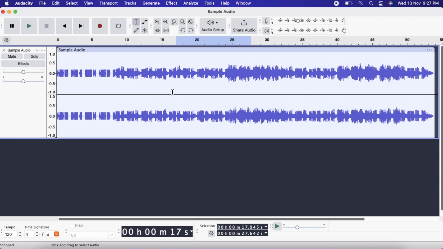 This screenshot has height=249, width=443. Describe the element at coordinates (212, 234) in the screenshot. I see `Settings` at that location.